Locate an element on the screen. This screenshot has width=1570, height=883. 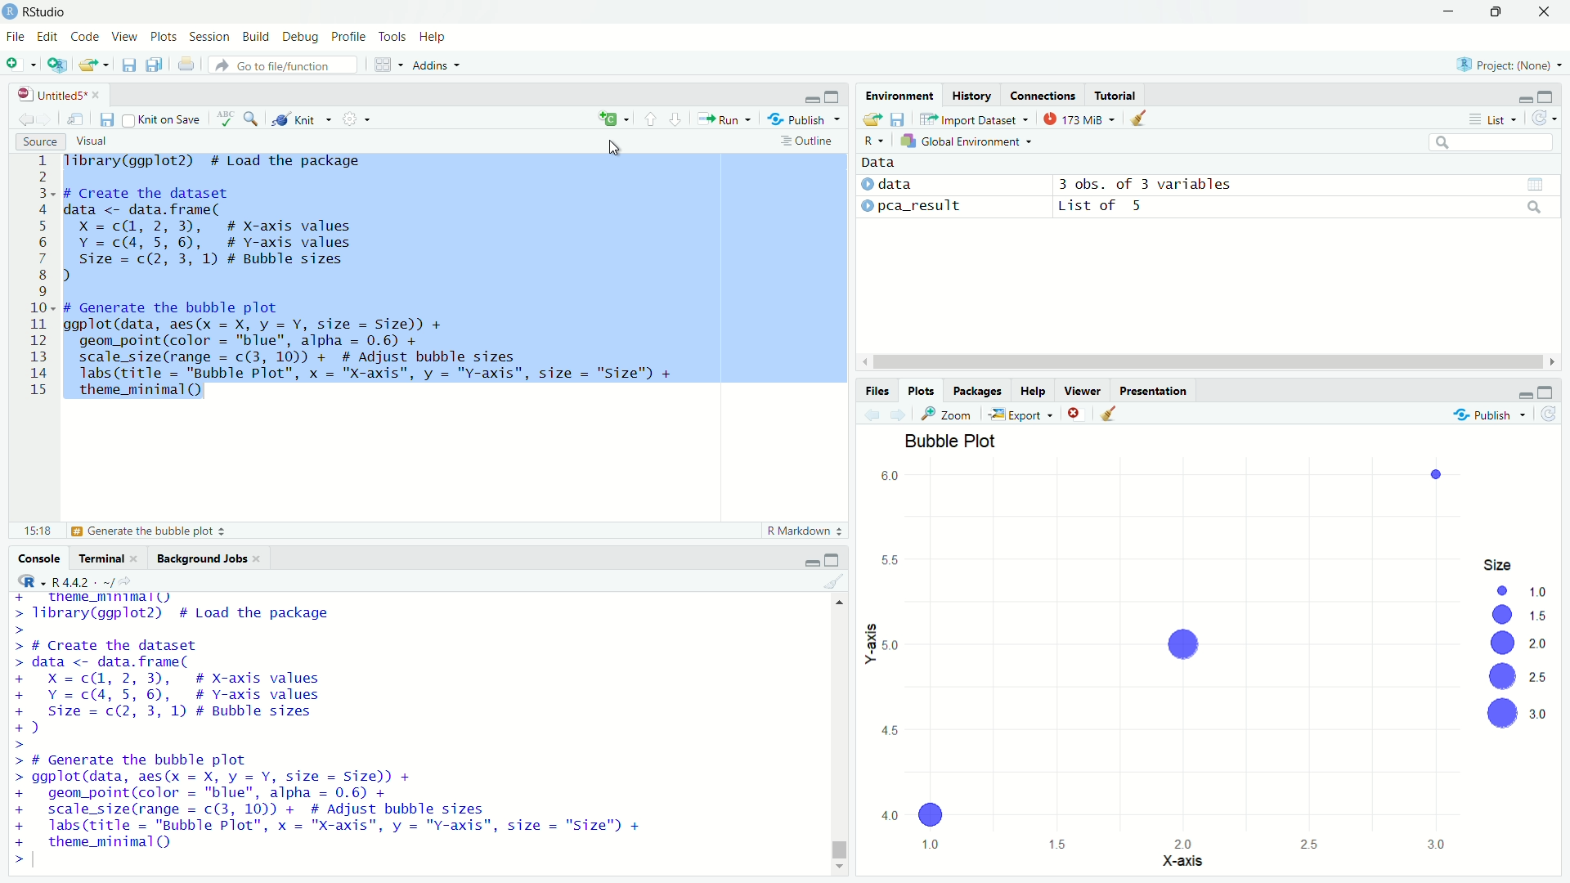
outline is located at coordinates (808, 141).